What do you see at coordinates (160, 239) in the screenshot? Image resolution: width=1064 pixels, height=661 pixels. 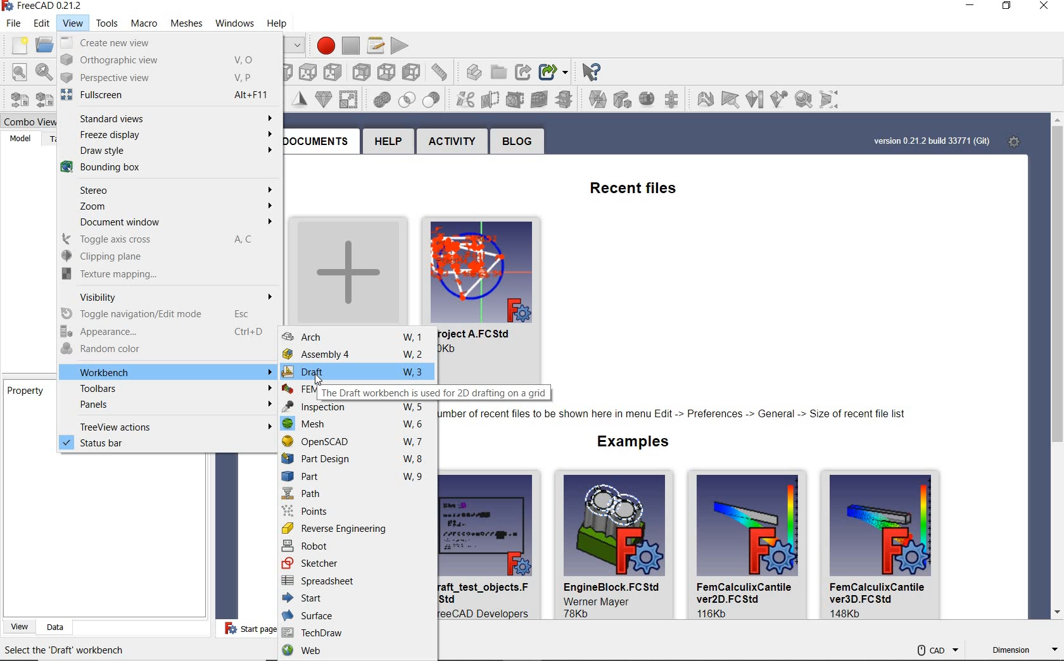 I see `toggle axis cross` at bounding box center [160, 239].